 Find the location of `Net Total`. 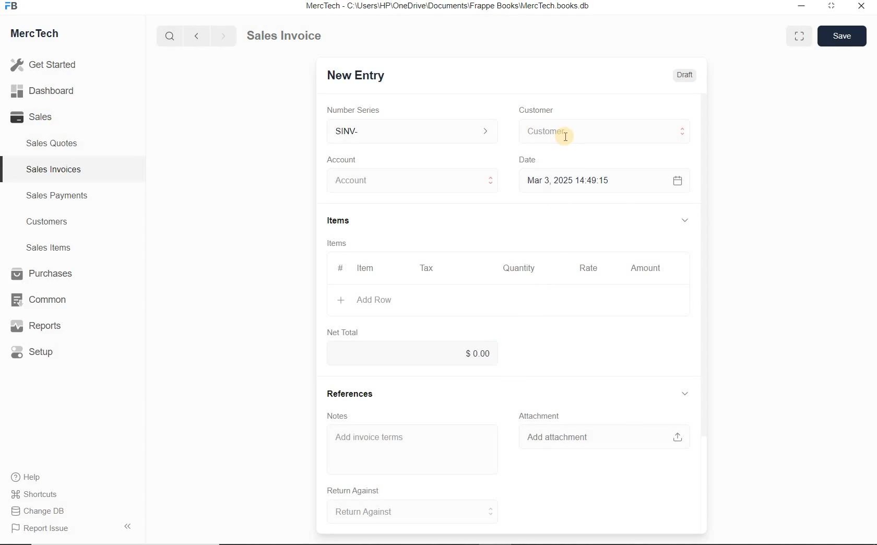

Net Total is located at coordinates (344, 332).